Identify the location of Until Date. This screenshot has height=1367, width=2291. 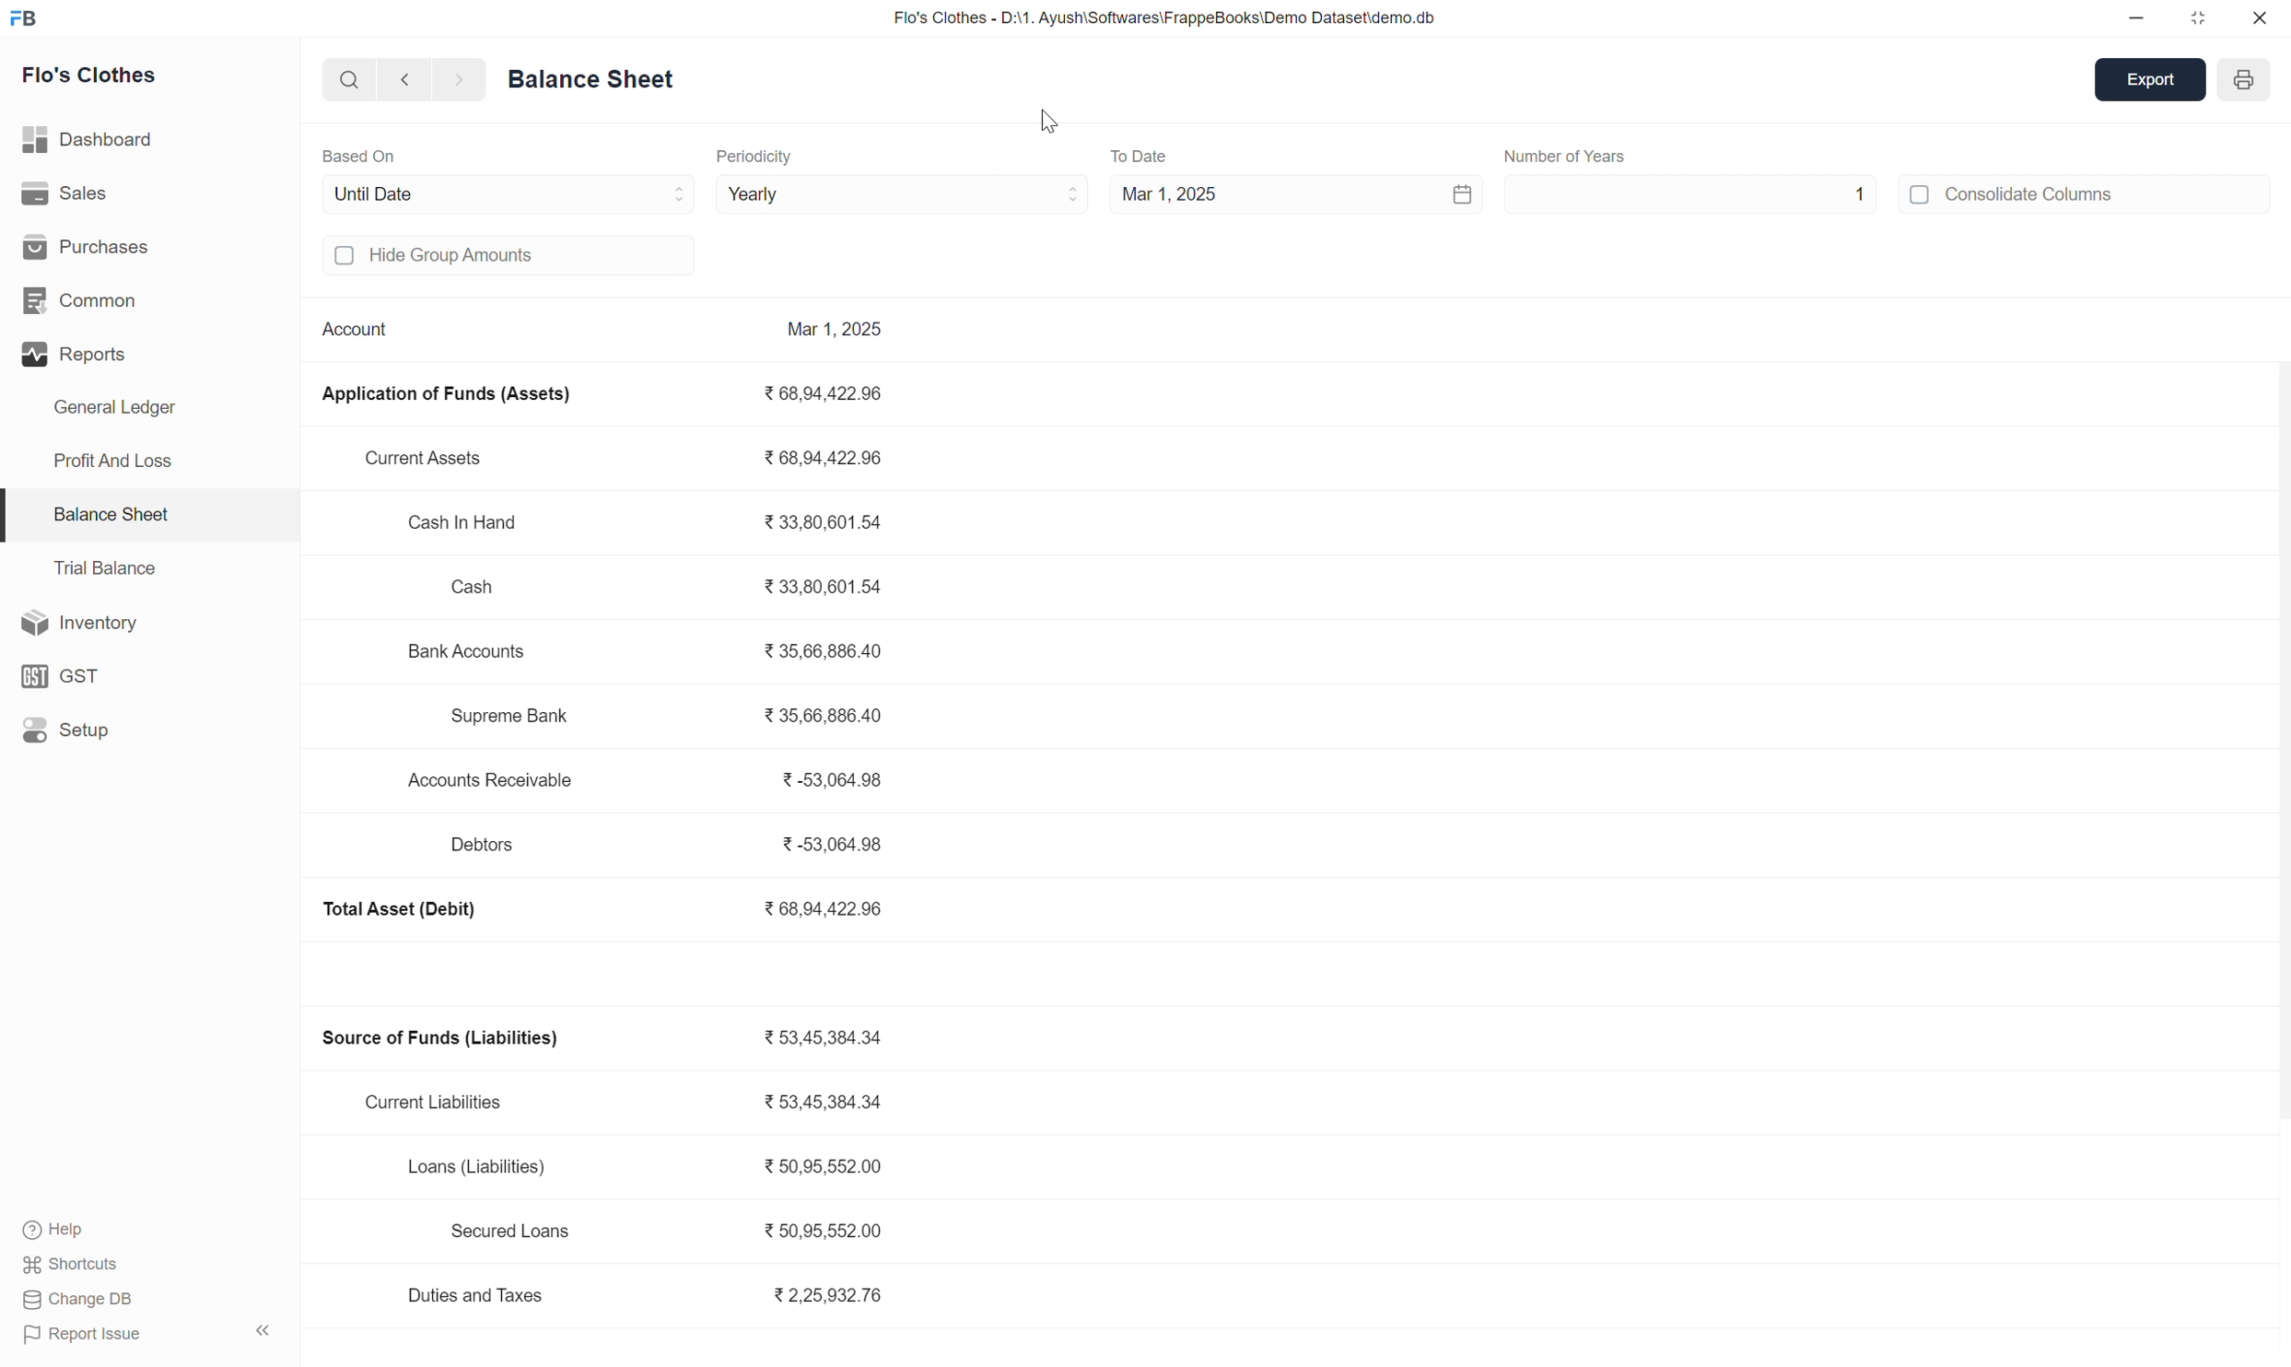
(500, 195).